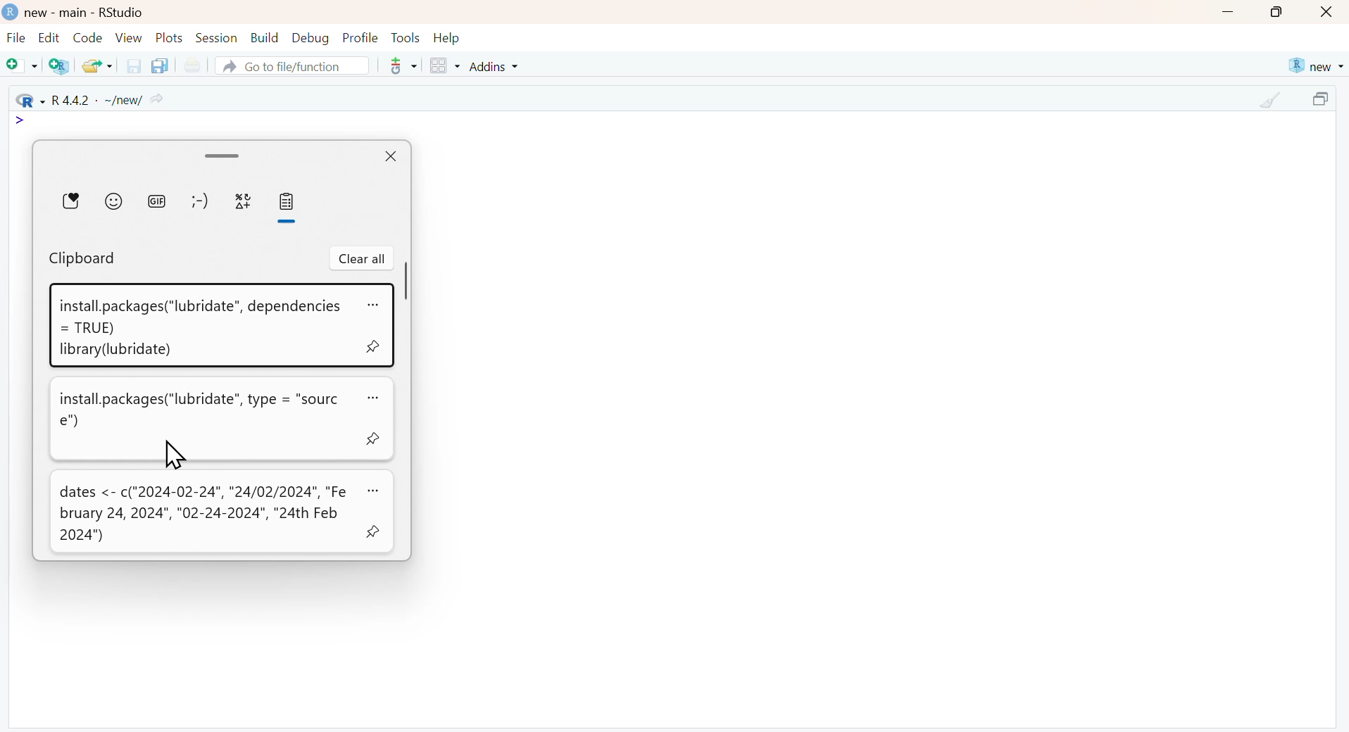 This screenshot has width=1349, height=732. What do you see at coordinates (373, 303) in the screenshot?
I see `more options` at bounding box center [373, 303].